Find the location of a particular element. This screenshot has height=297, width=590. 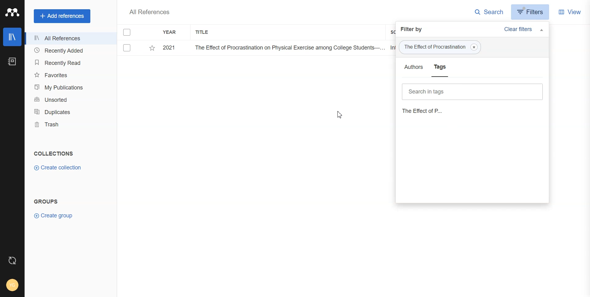

Journal article is located at coordinates (473, 91).